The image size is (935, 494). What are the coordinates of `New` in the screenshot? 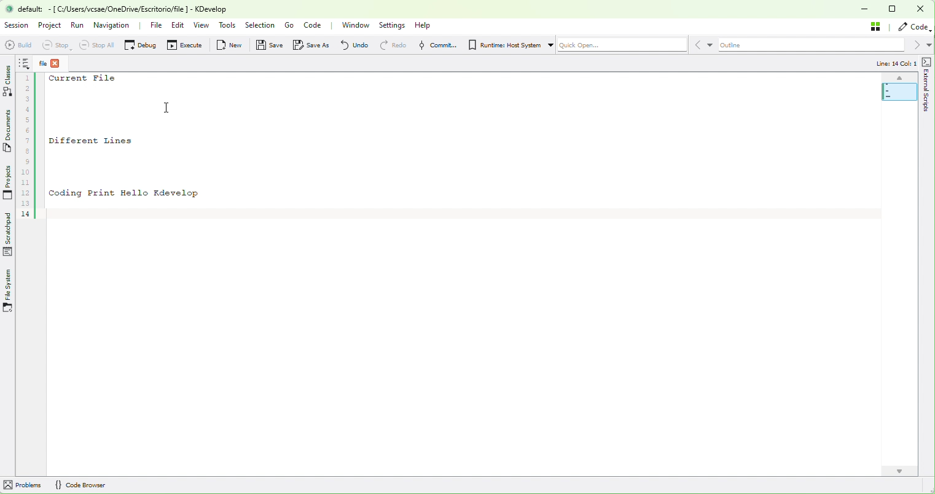 It's located at (224, 44).